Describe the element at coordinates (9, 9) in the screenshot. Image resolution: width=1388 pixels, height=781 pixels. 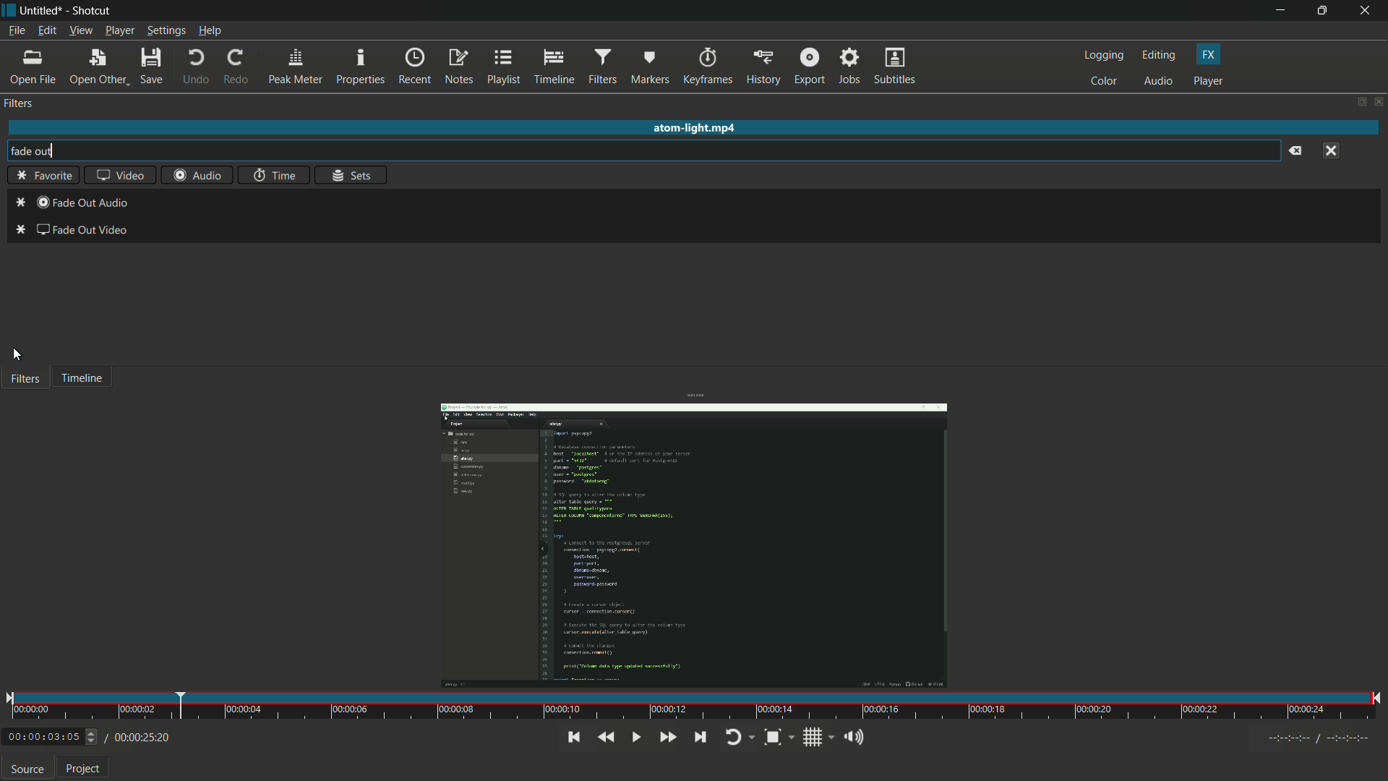
I see `app icon` at that location.